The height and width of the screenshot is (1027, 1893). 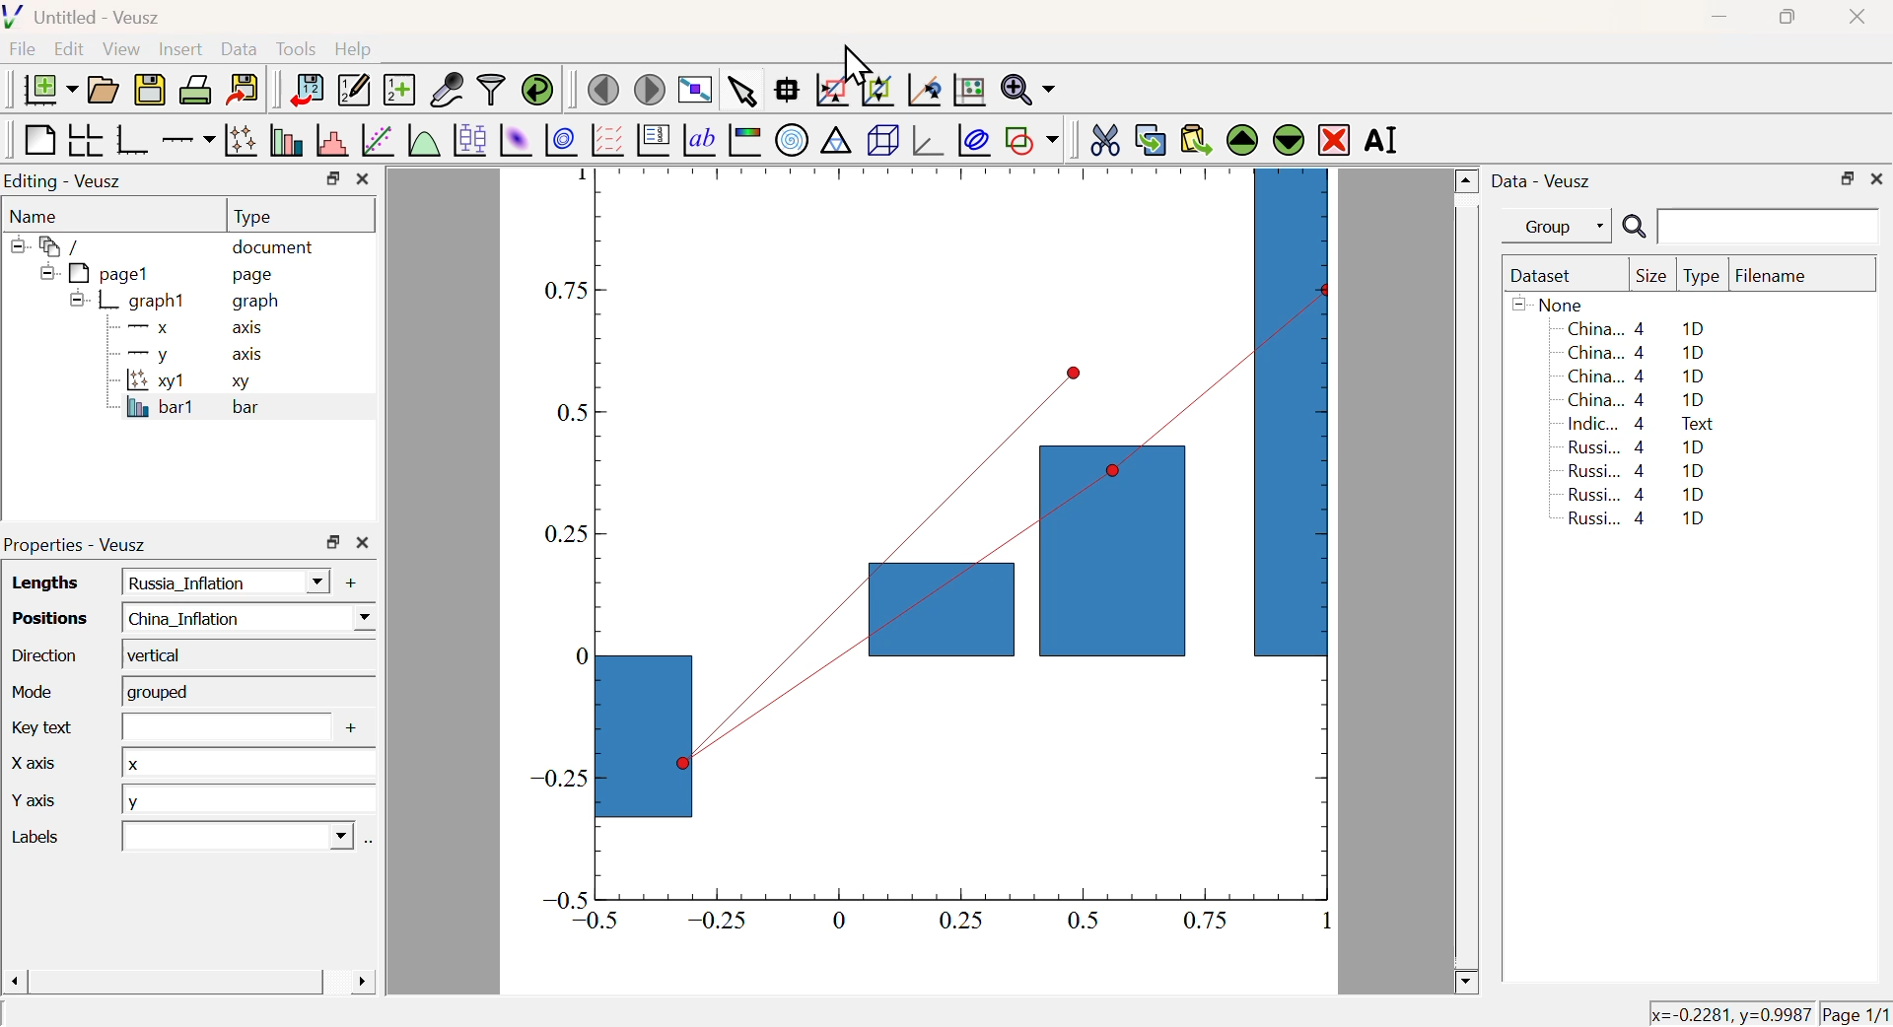 What do you see at coordinates (215, 582) in the screenshot?
I see `y` at bounding box center [215, 582].